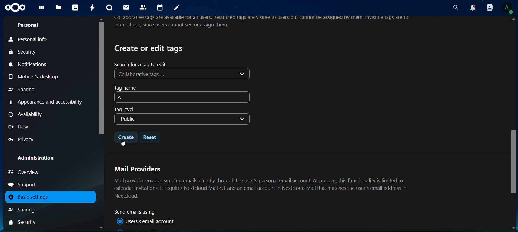 The height and width of the screenshot is (232, 518). I want to click on calendar, so click(161, 8).